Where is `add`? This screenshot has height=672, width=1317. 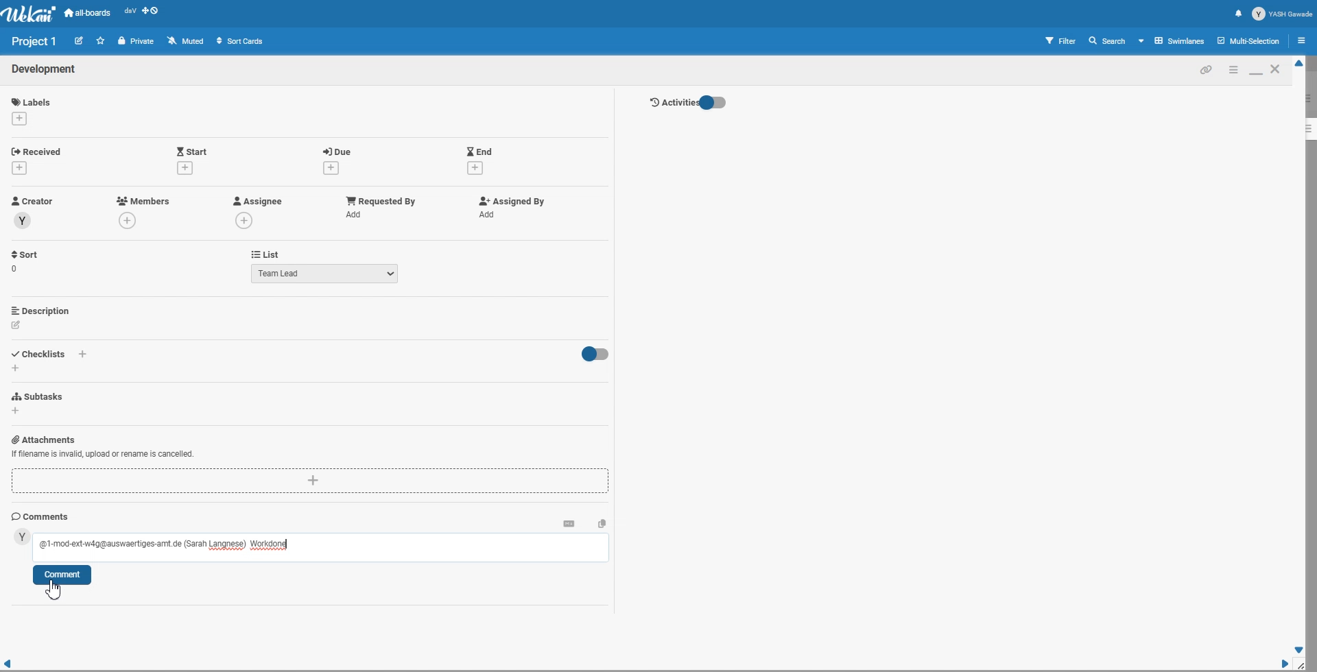 add is located at coordinates (16, 368).